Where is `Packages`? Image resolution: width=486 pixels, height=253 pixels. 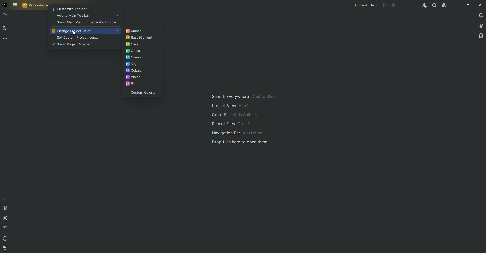 Packages is located at coordinates (7, 209).